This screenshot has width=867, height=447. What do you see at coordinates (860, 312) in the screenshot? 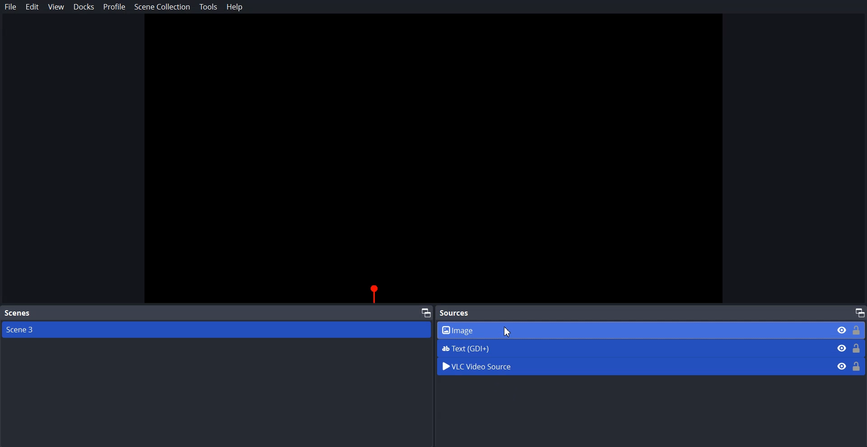
I see `Maximize` at bounding box center [860, 312].